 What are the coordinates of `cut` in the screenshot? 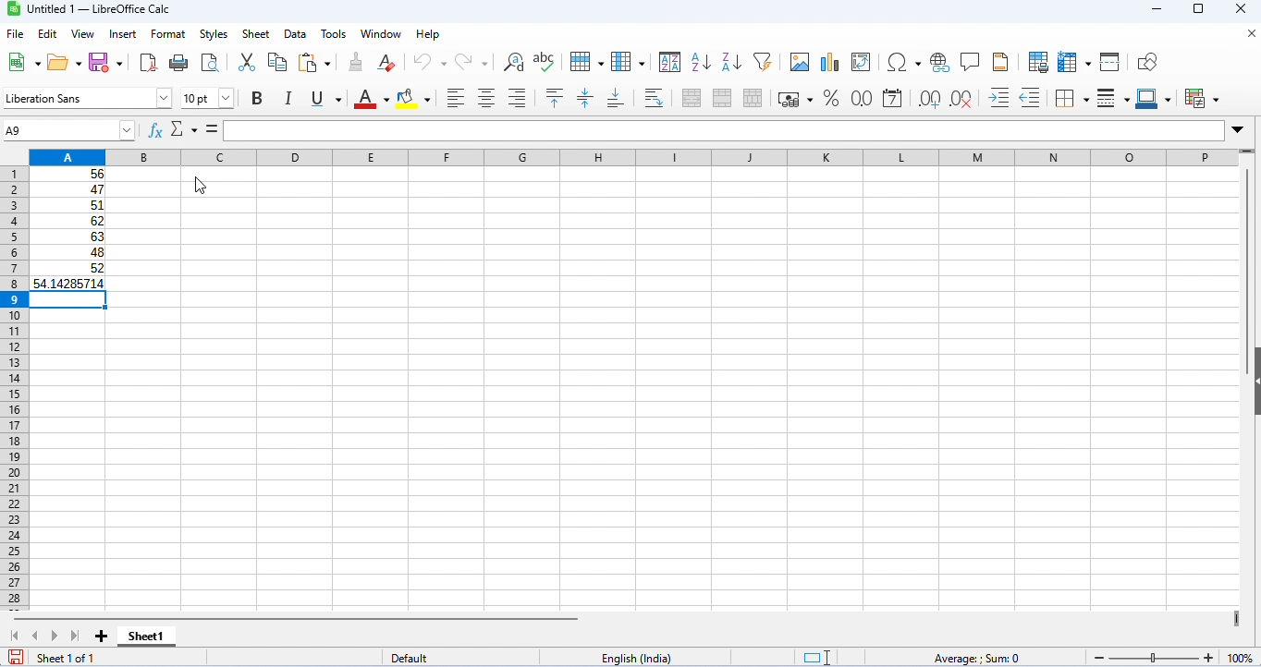 It's located at (246, 61).